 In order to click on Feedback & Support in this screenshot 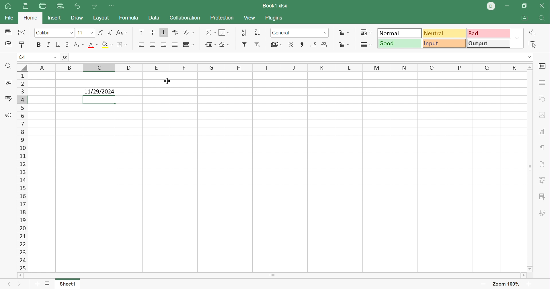, I will do `click(9, 116)`.